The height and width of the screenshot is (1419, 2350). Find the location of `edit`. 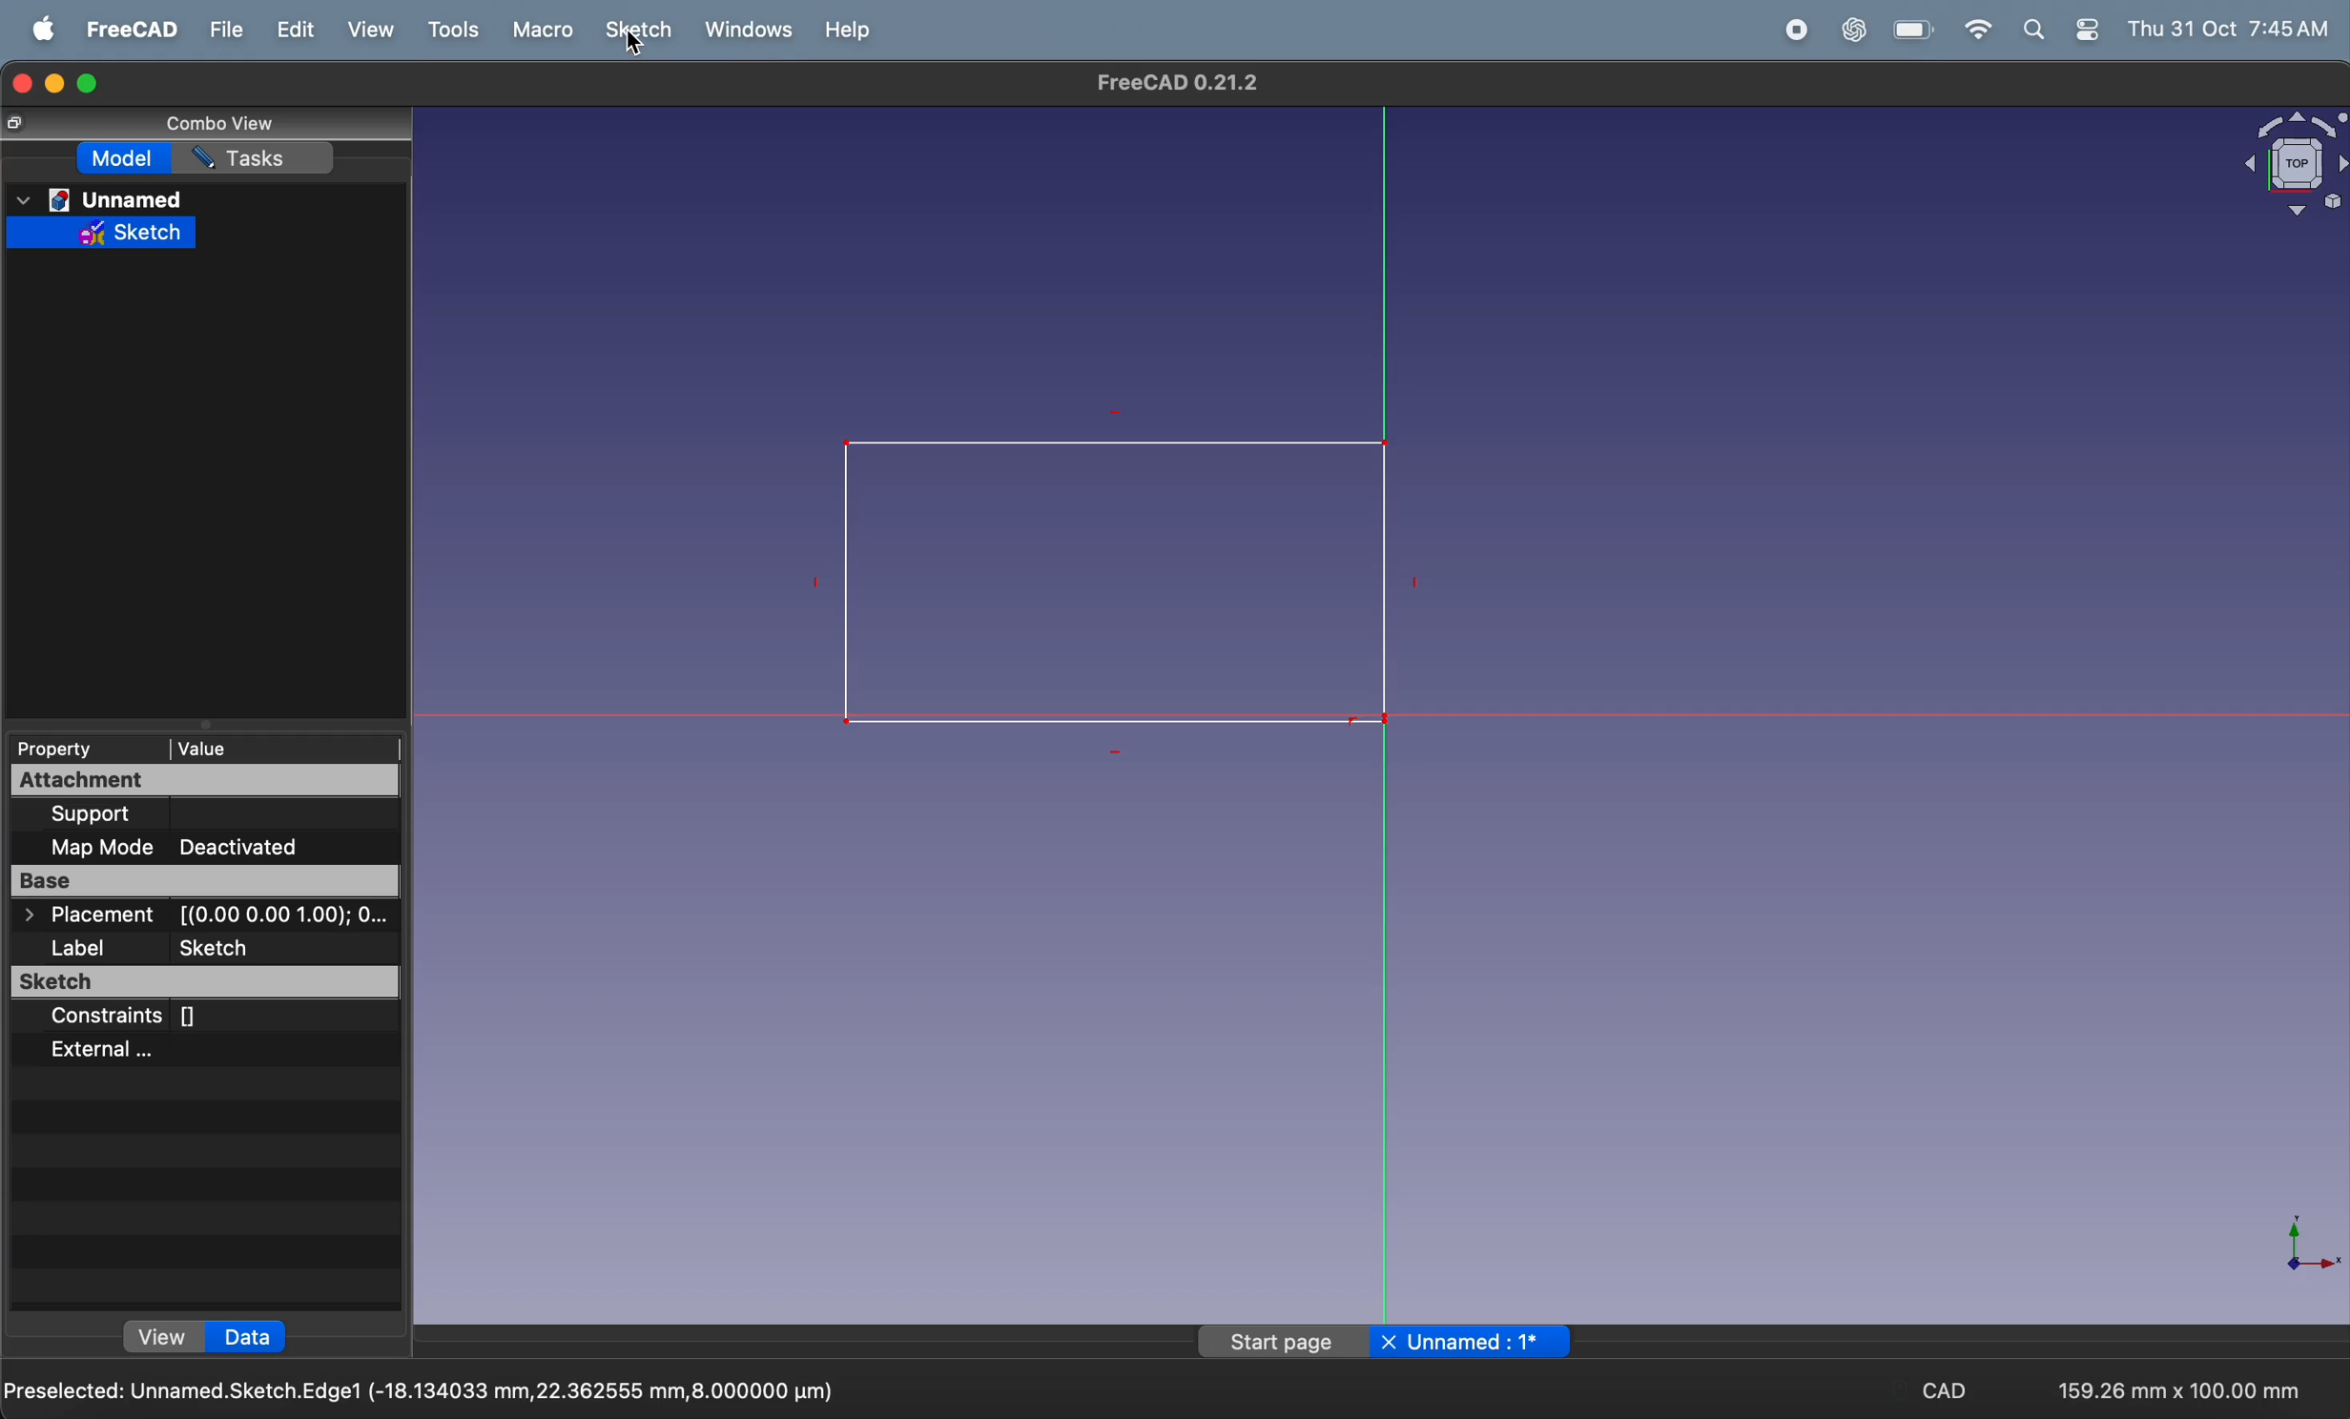

edit is located at coordinates (287, 31).